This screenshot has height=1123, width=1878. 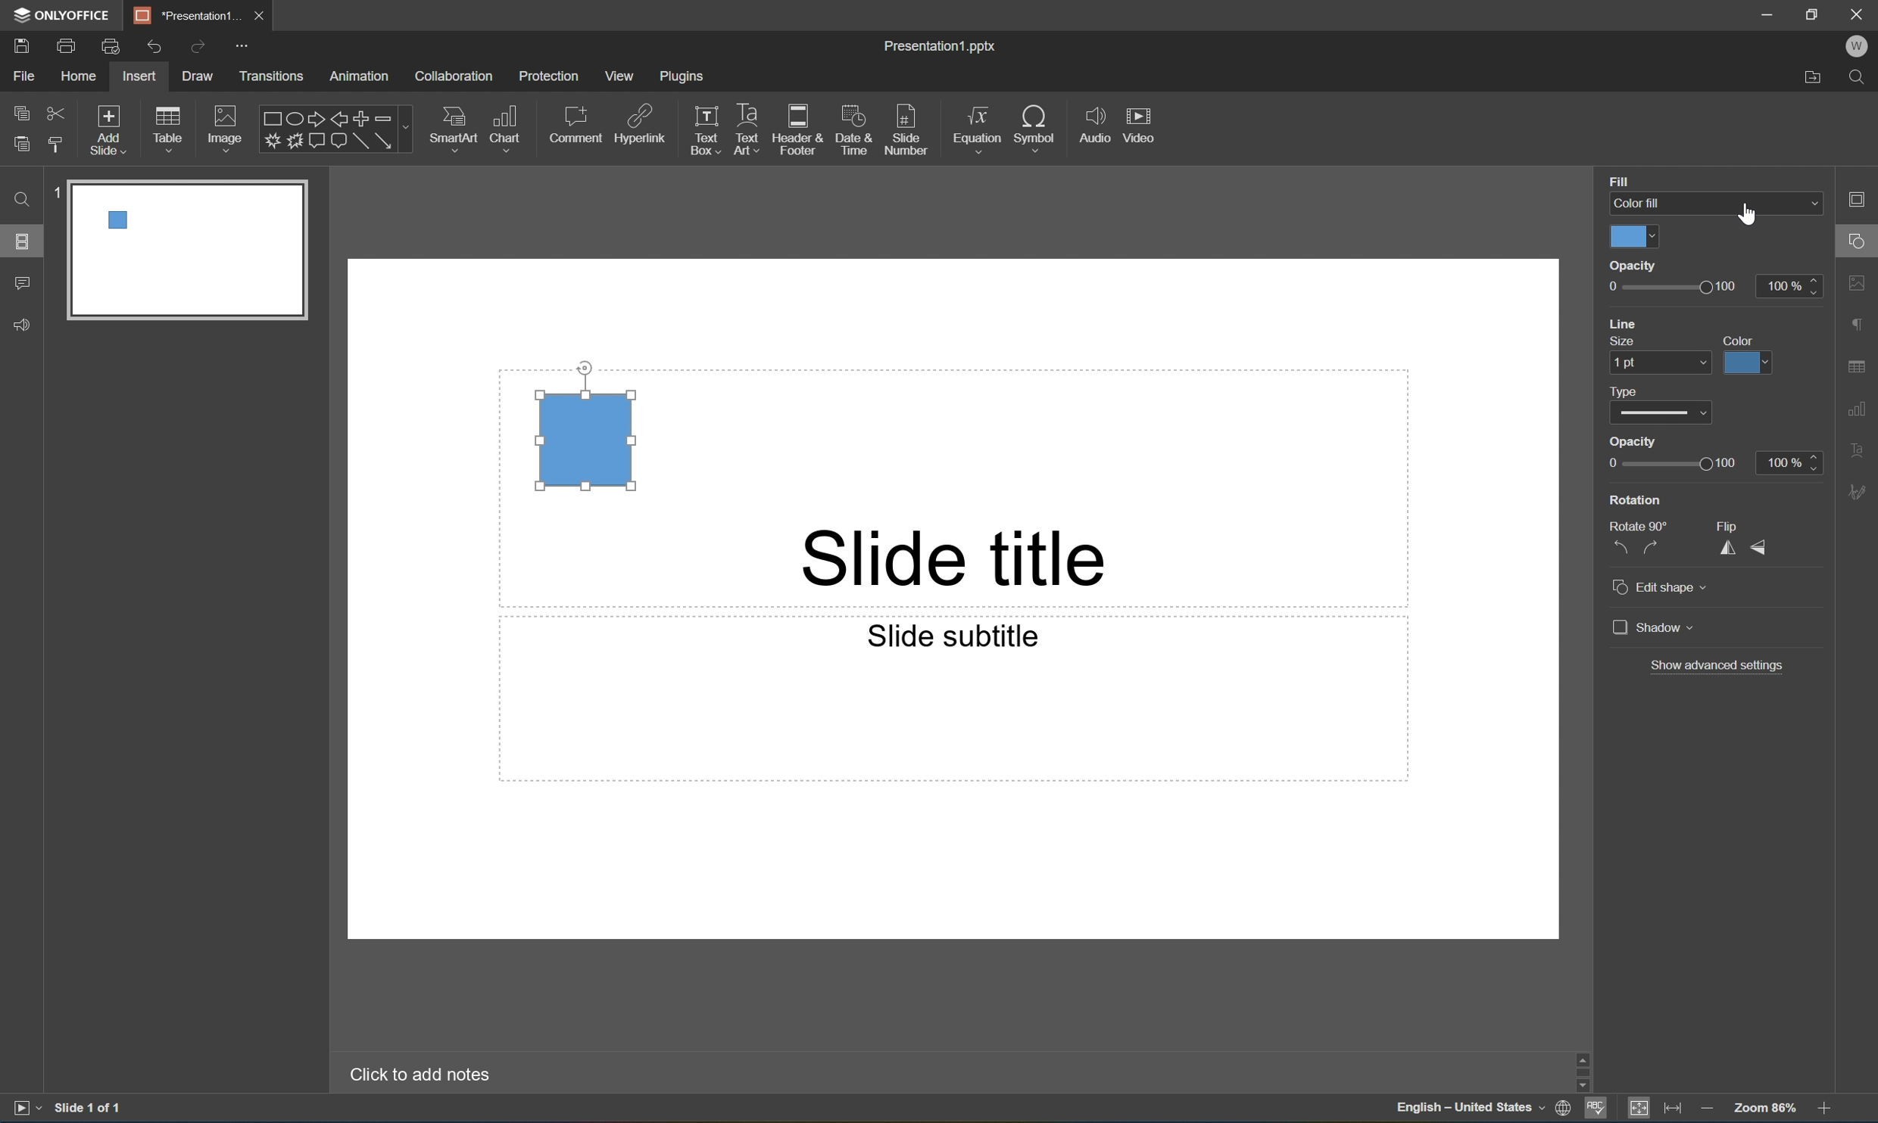 I want to click on , so click(x=294, y=141).